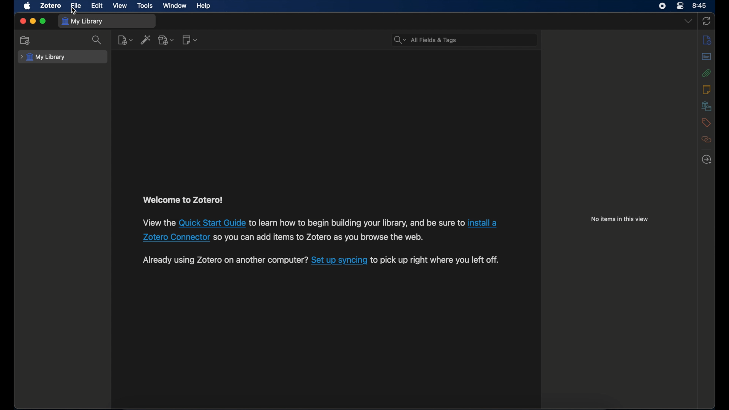 The height and width of the screenshot is (410, 729). I want to click on welcome to zotero, so click(182, 200).